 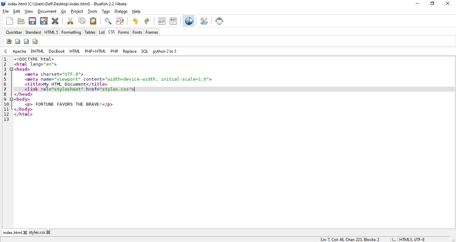 I want to click on tables, so click(x=90, y=32).